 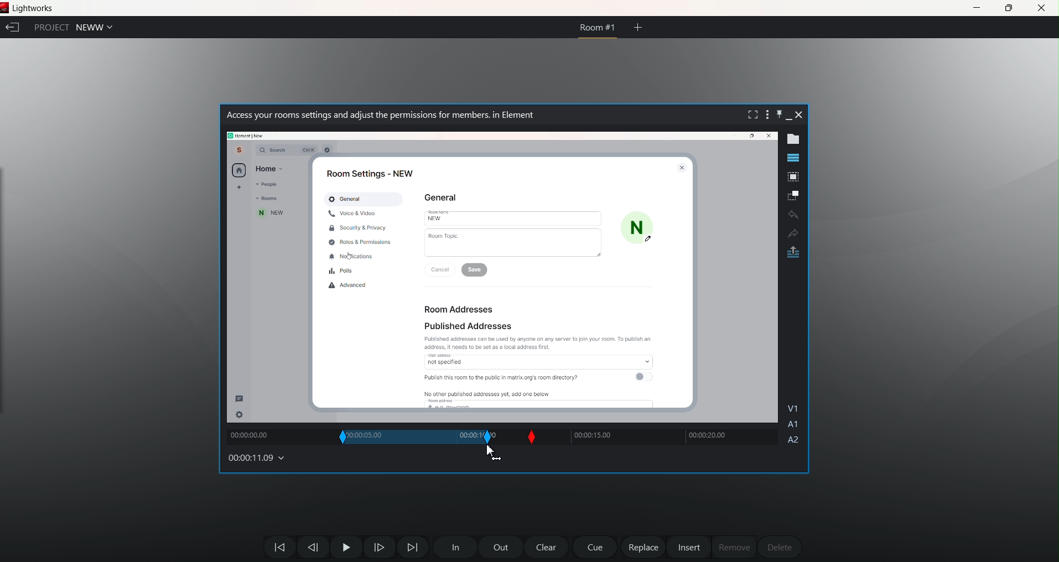 What do you see at coordinates (793, 441) in the screenshot?
I see `A2` at bounding box center [793, 441].